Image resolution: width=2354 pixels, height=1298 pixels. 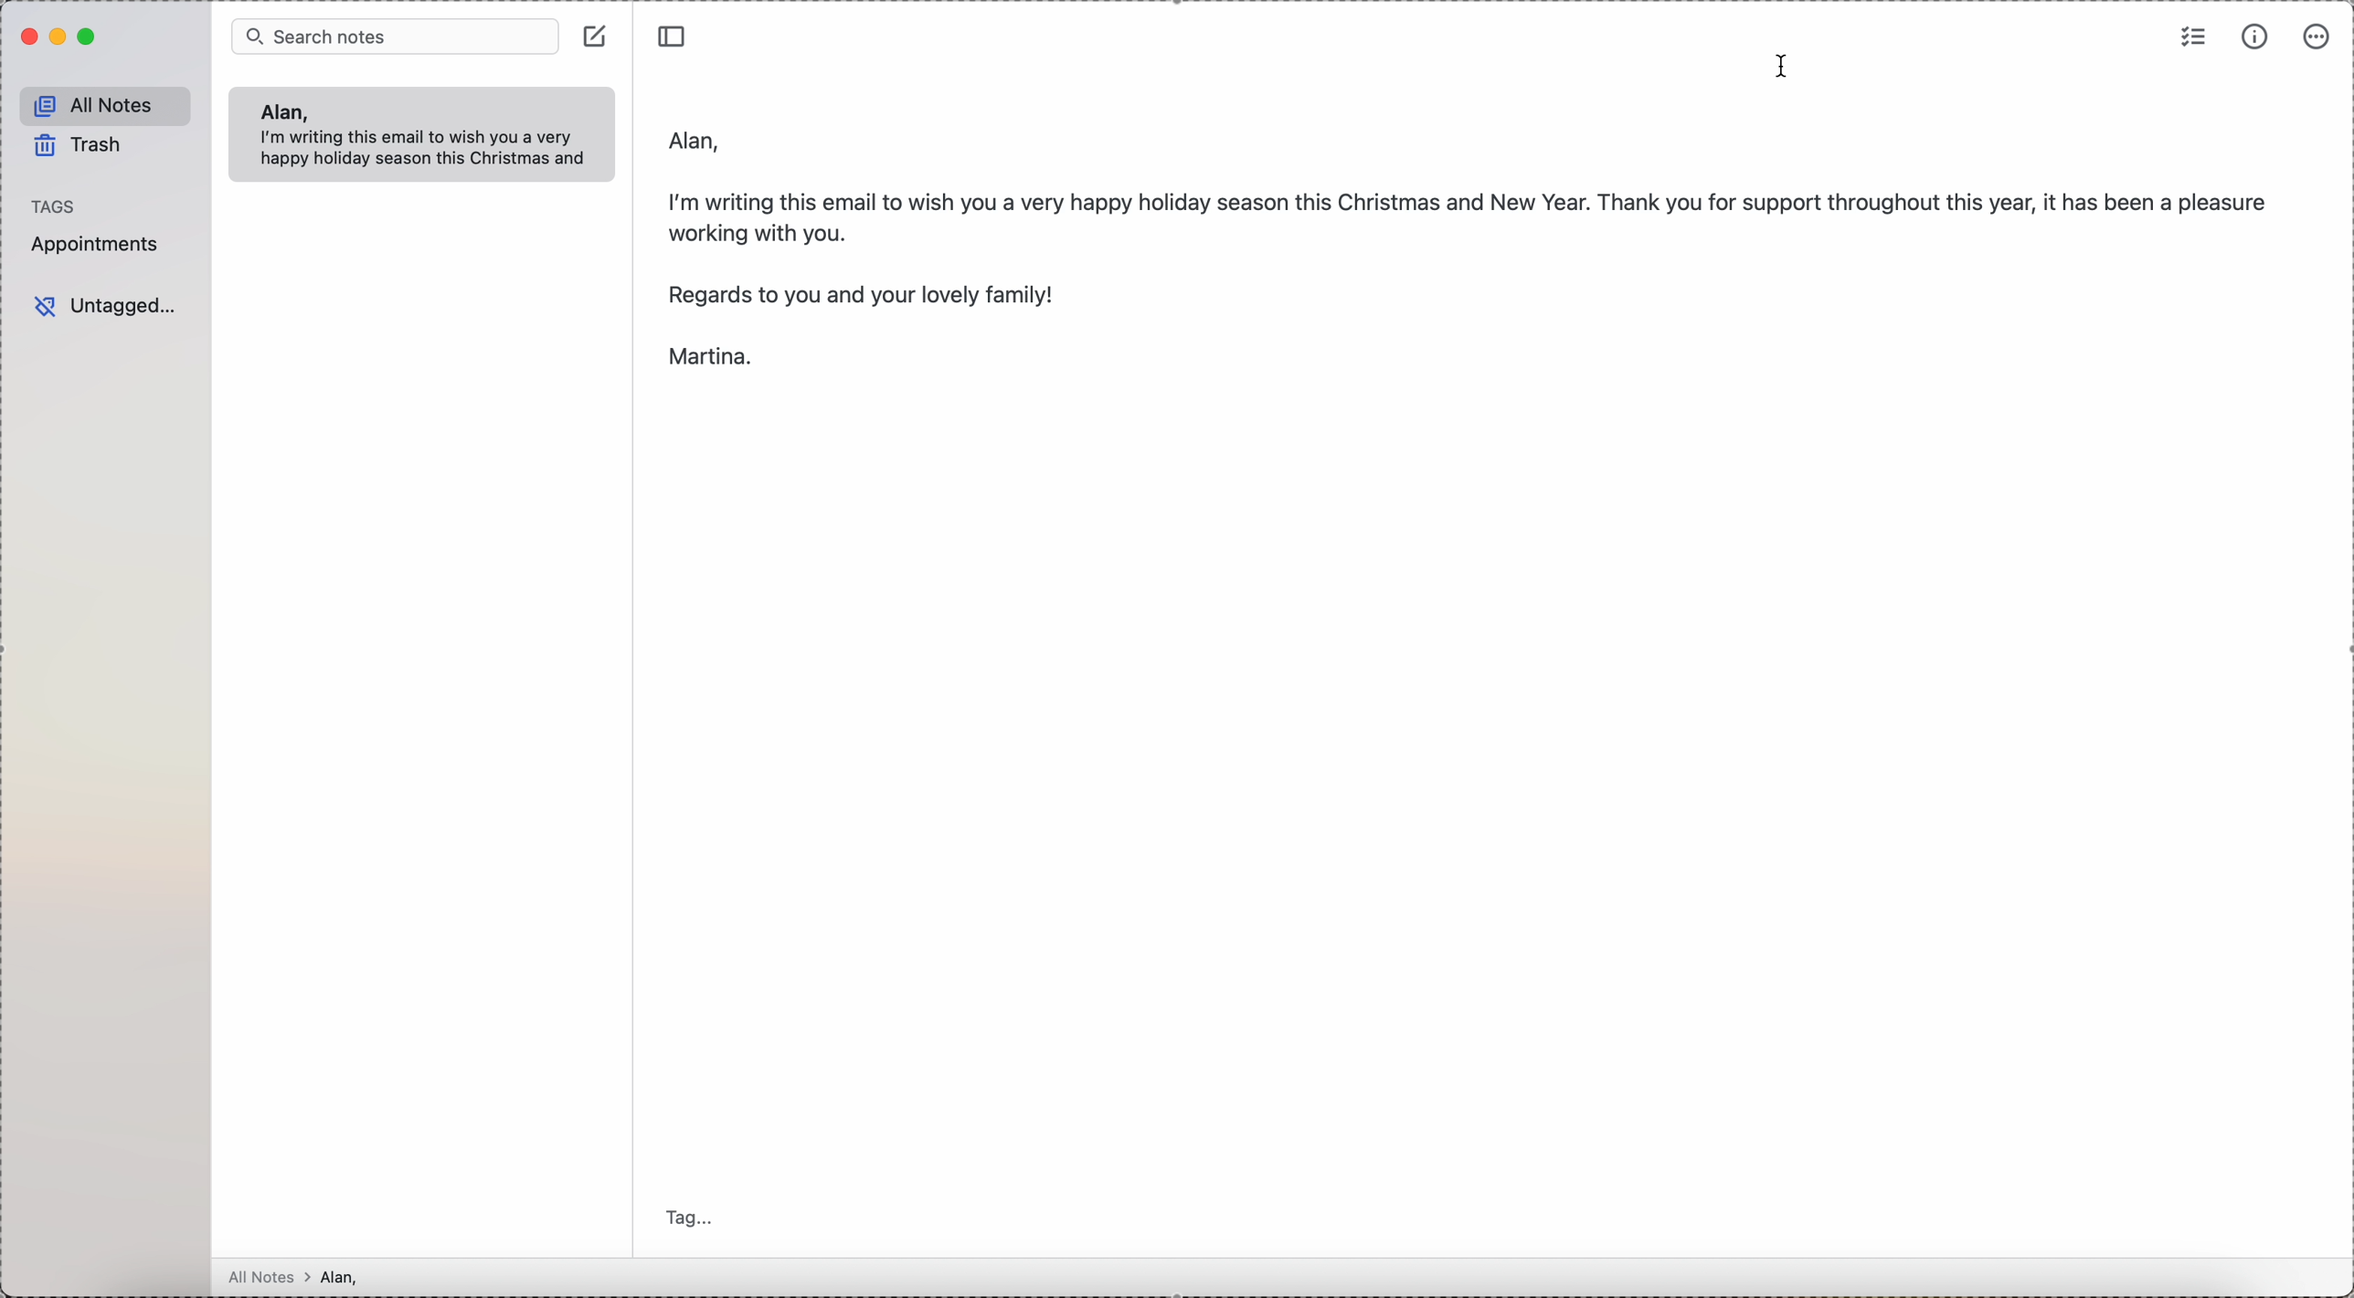 What do you see at coordinates (282, 111) in the screenshot?
I see `Alan,` at bounding box center [282, 111].